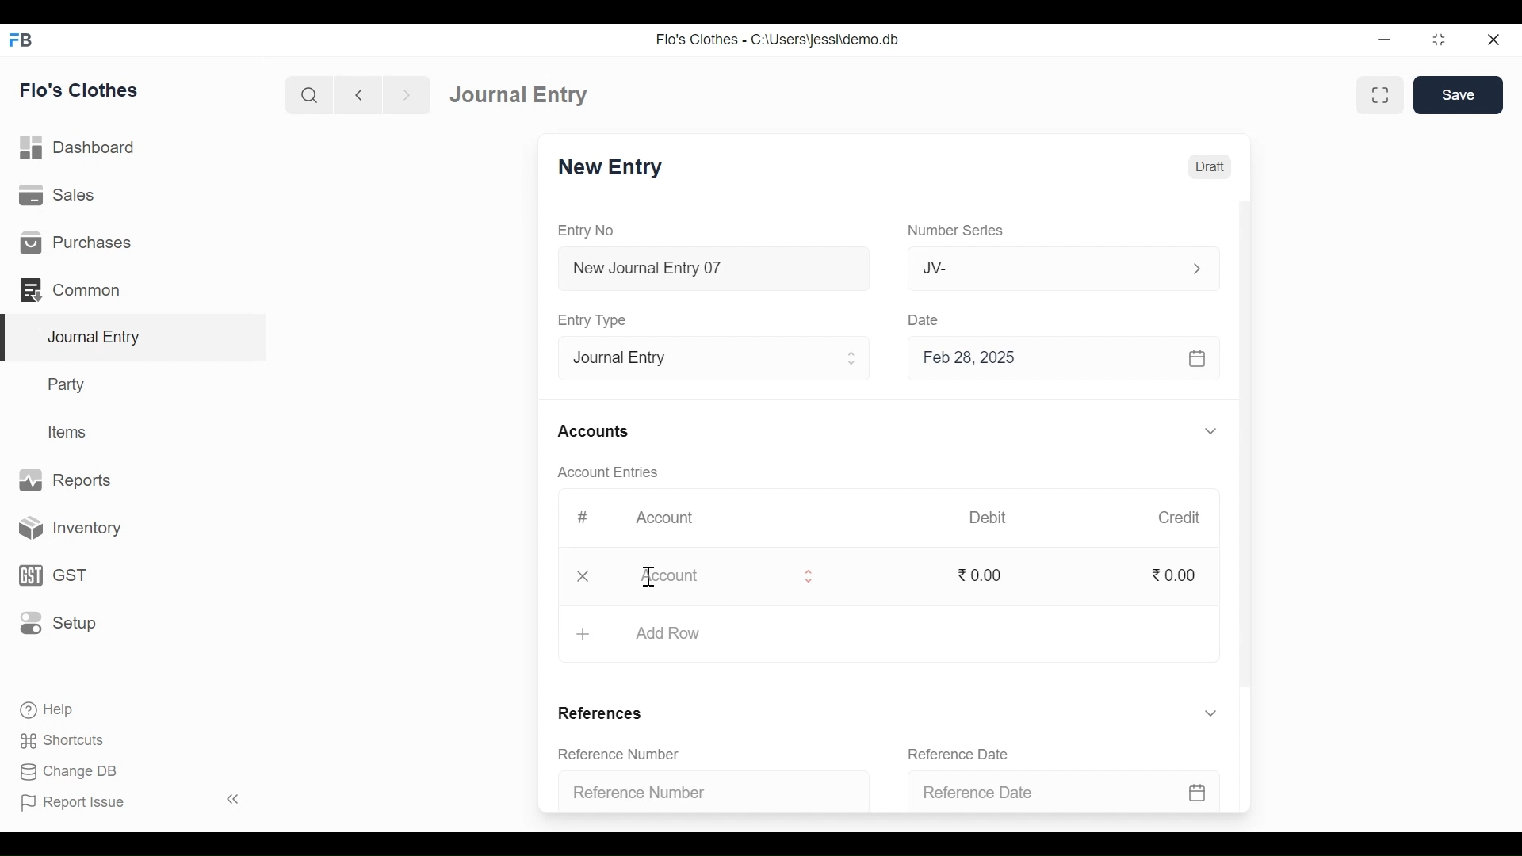 This screenshot has width=1522, height=856. Describe the element at coordinates (662, 634) in the screenshot. I see `+ Add Row` at that location.